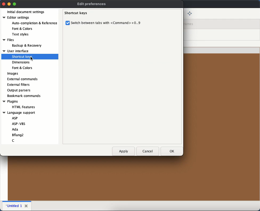  Describe the element at coordinates (26, 205) in the screenshot. I see `close` at that location.